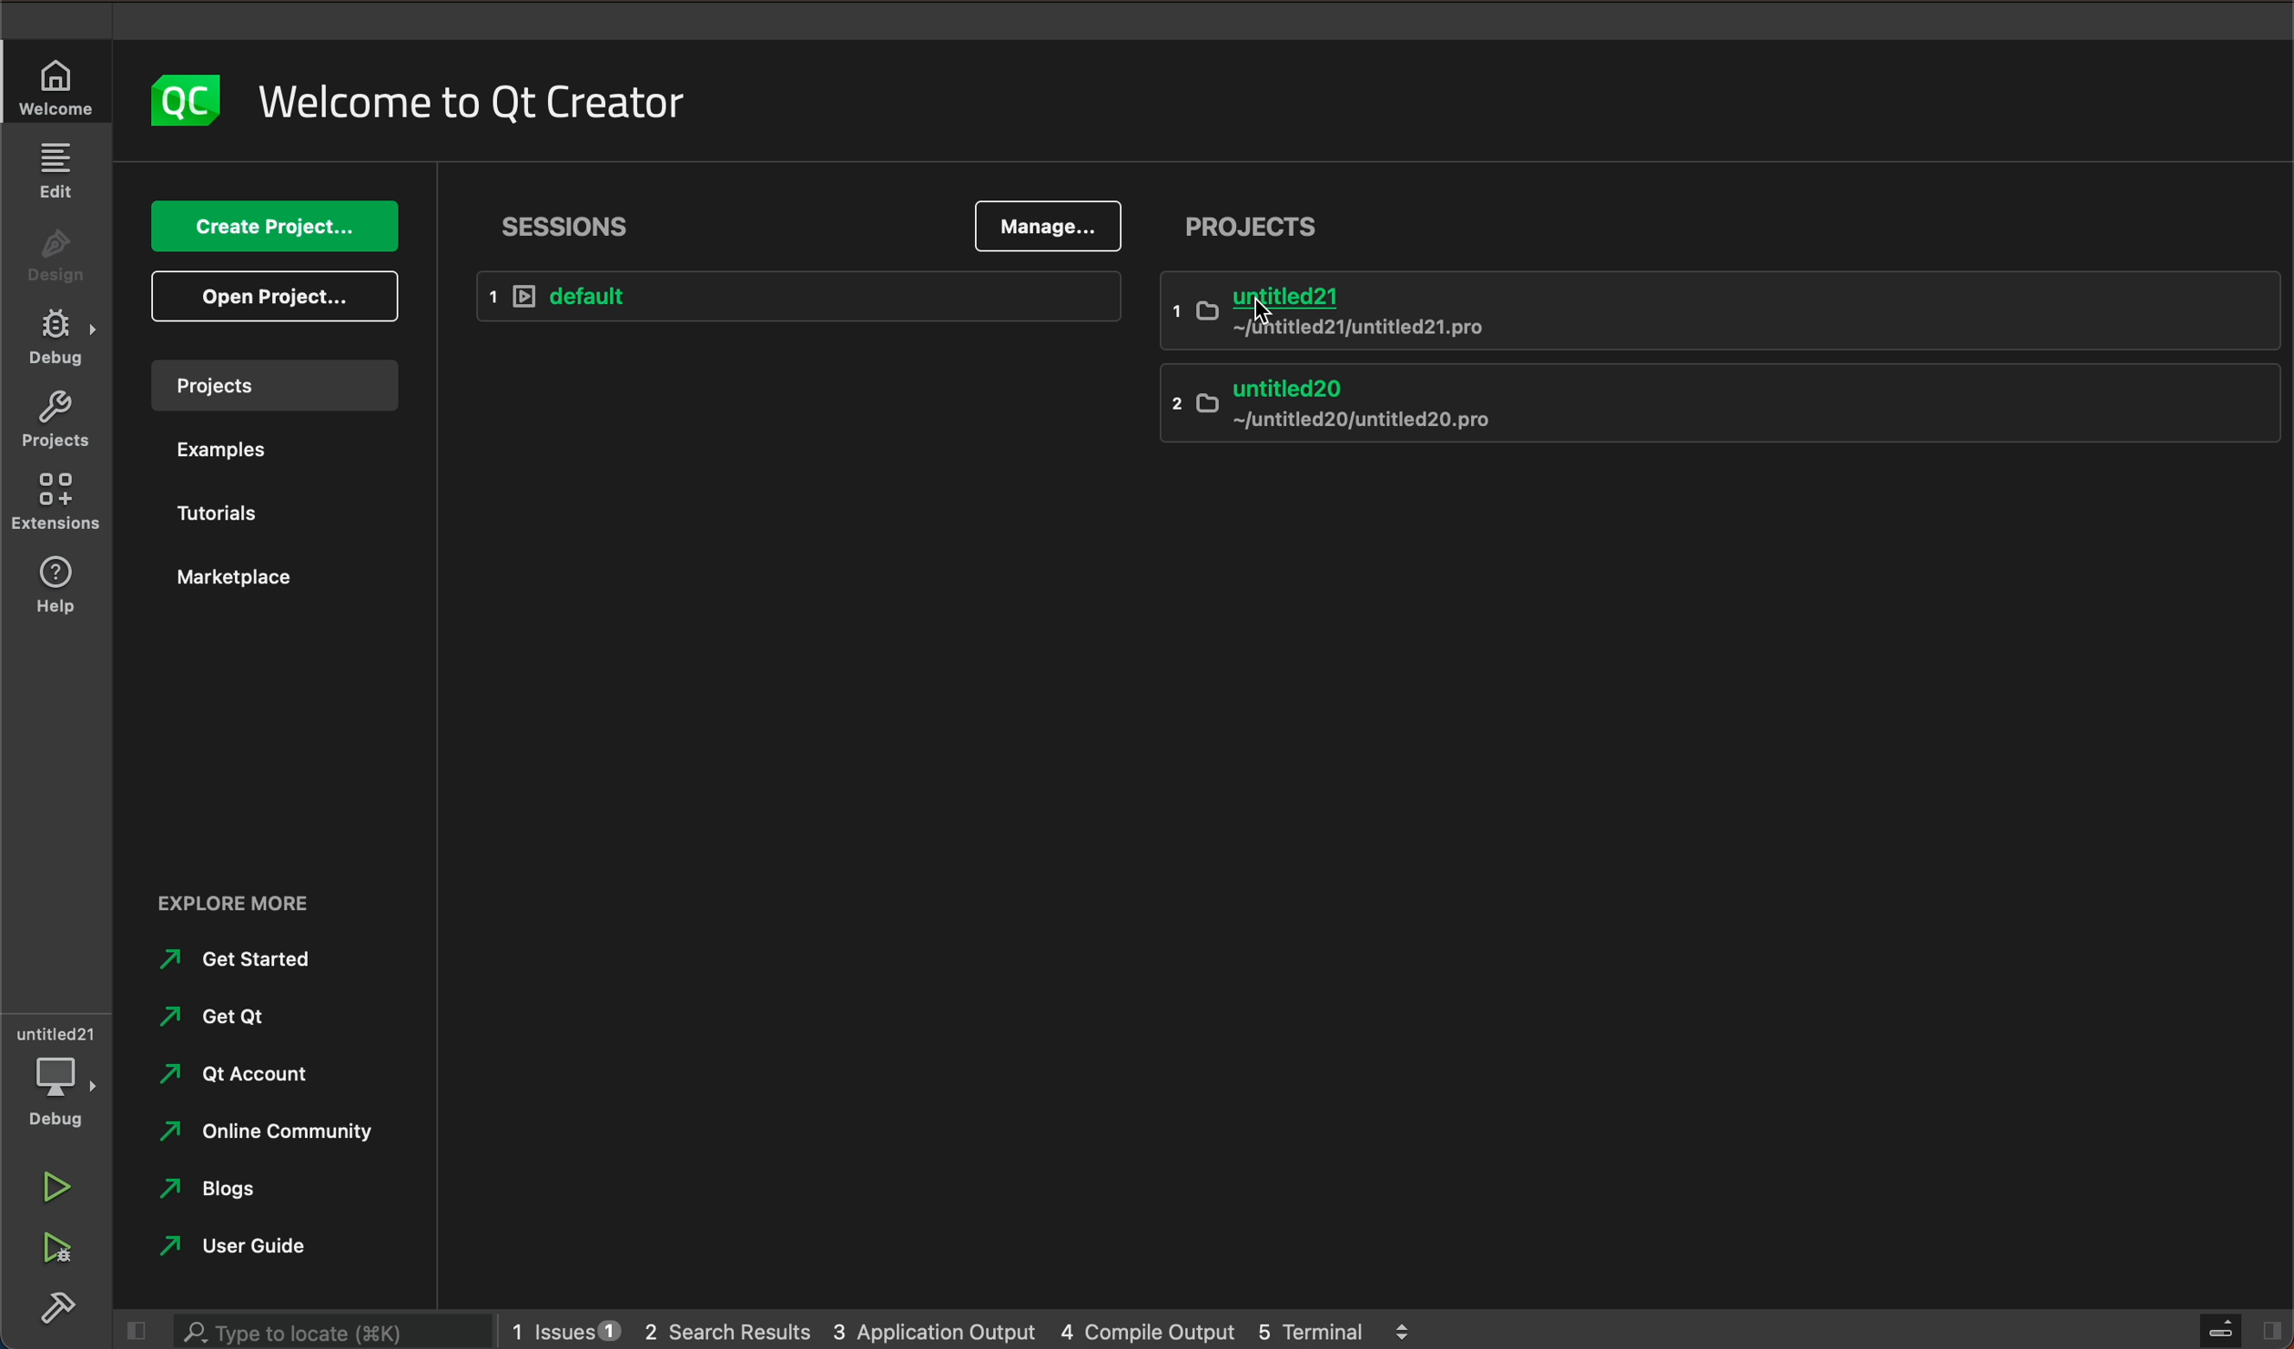  Describe the element at coordinates (52, 1251) in the screenshot. I see `run debug` at that location.